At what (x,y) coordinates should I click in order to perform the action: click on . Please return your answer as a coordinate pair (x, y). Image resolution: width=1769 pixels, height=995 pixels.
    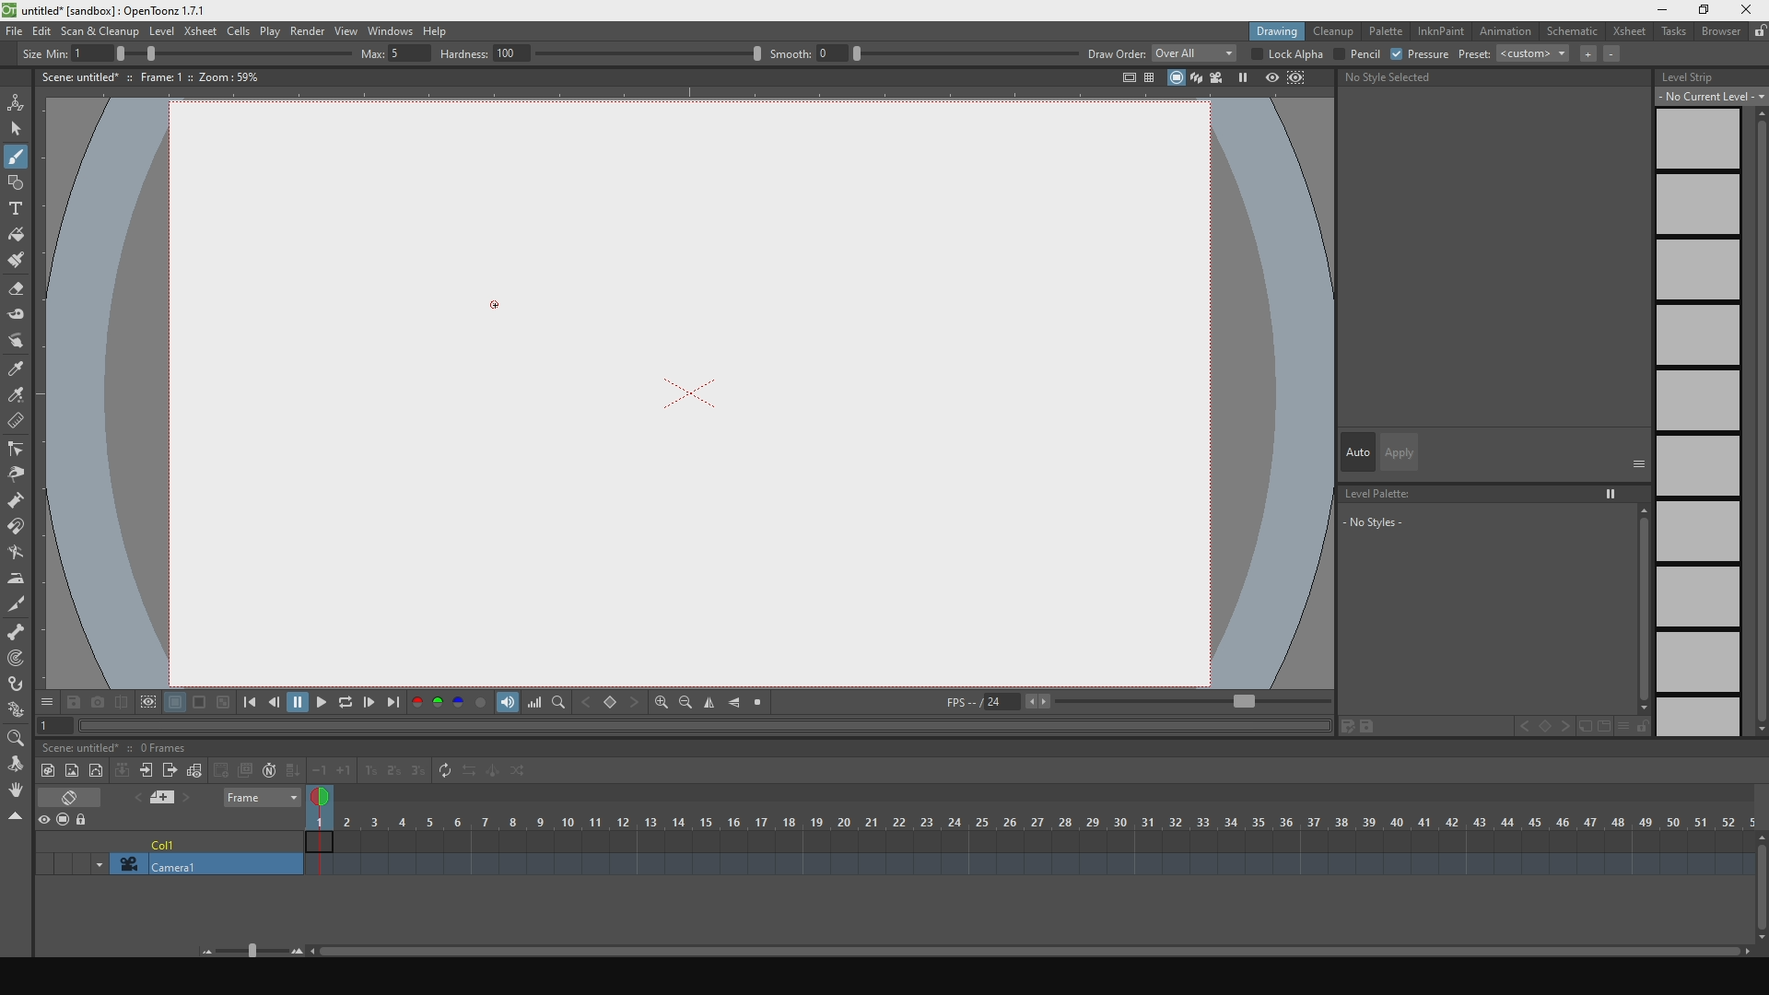
    Looking at the image, I should click on (1587, 55).